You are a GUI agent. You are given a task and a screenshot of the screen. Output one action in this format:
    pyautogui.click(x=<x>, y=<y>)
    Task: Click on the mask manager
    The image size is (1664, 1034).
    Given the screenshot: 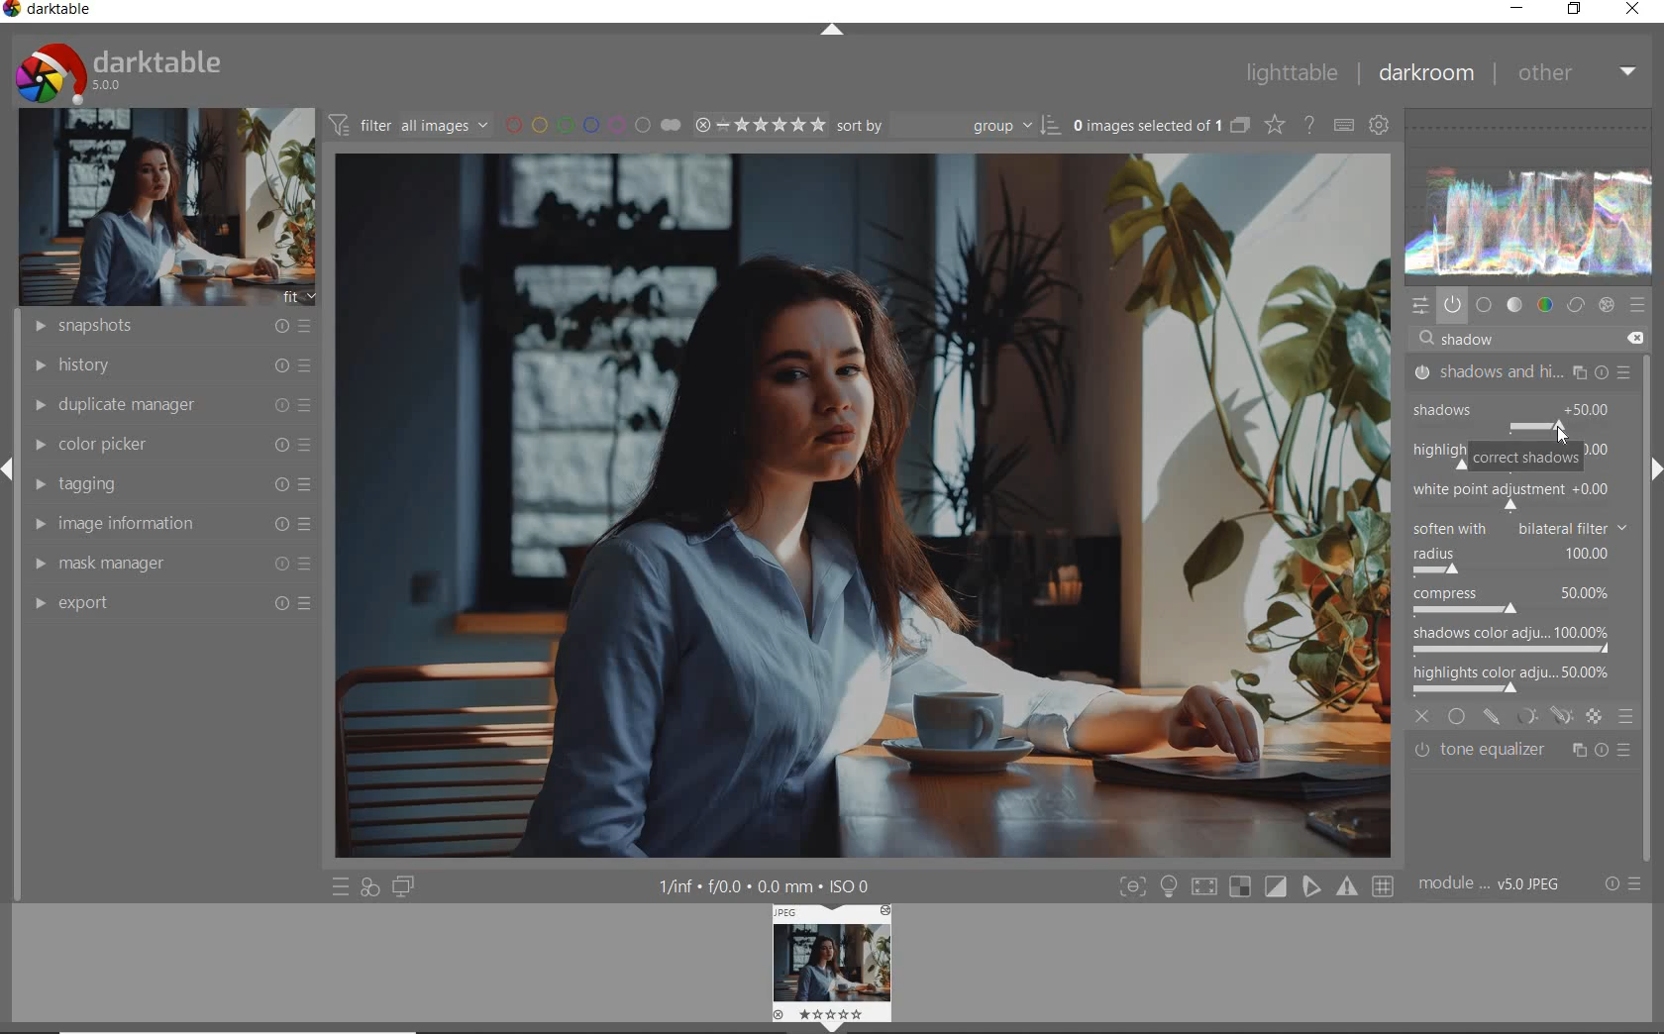 What is the action you would take?
    pyautogui.click(x=171, y=566)
    